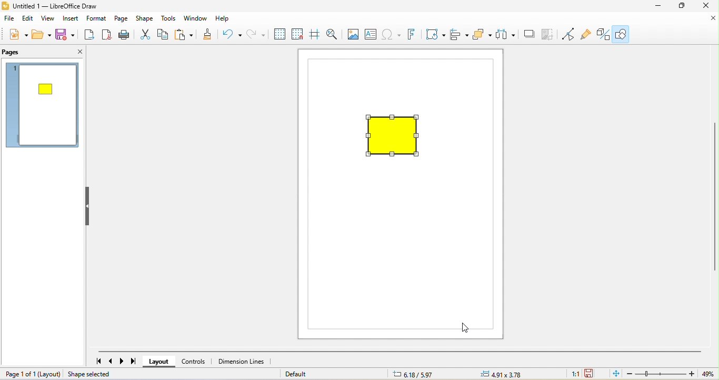 This screenshot has height=380, width=719. I want to click on page 1 of 1, so click(17, 375).